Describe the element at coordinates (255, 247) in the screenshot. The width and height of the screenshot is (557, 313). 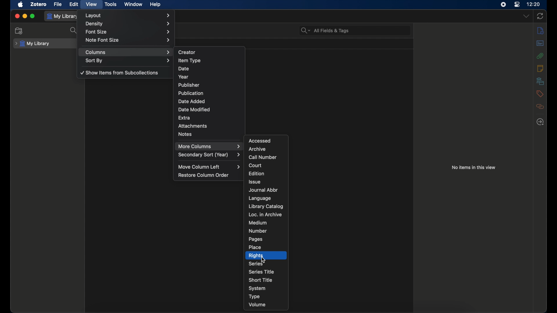
I see `place` at that location.